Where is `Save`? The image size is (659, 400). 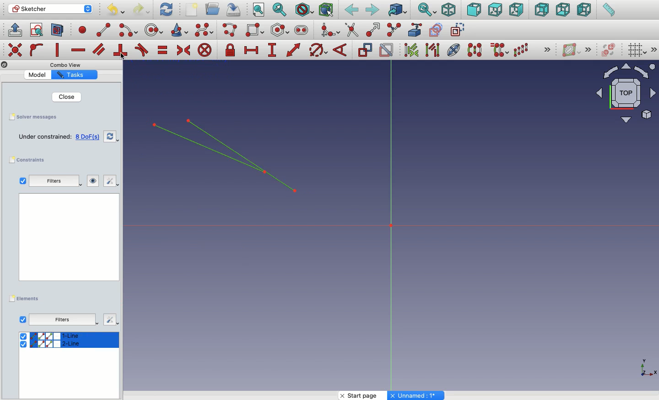 Save is located at coordinates (38, 118).